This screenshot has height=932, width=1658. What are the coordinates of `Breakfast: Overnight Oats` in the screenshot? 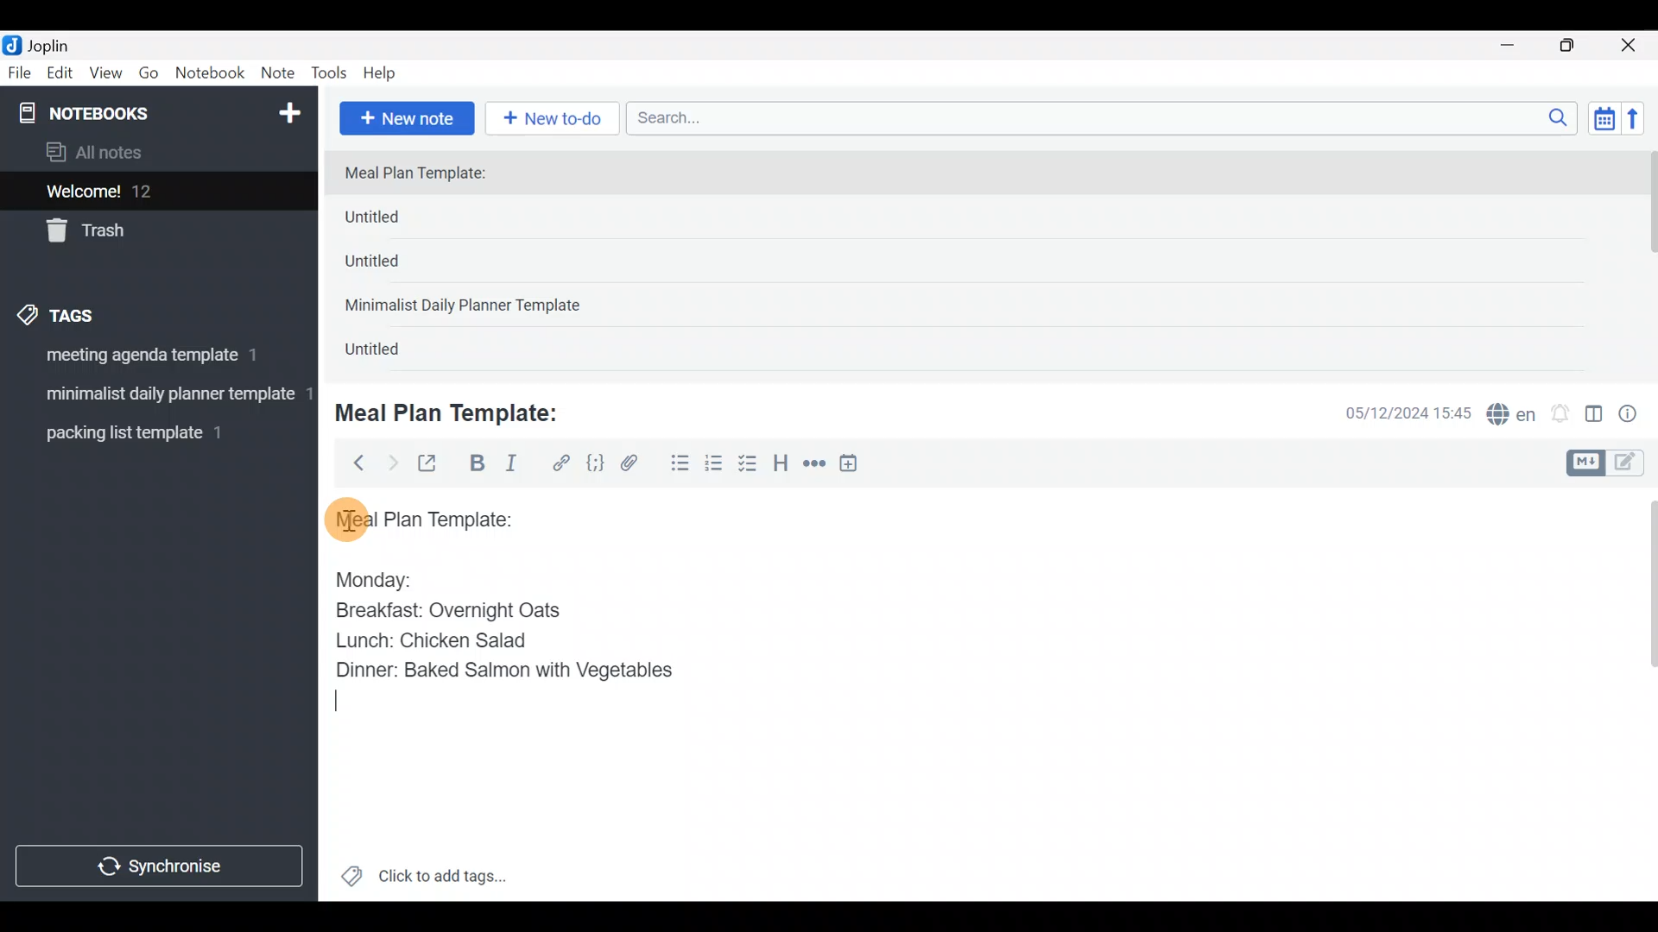 It's located at (445, 613).